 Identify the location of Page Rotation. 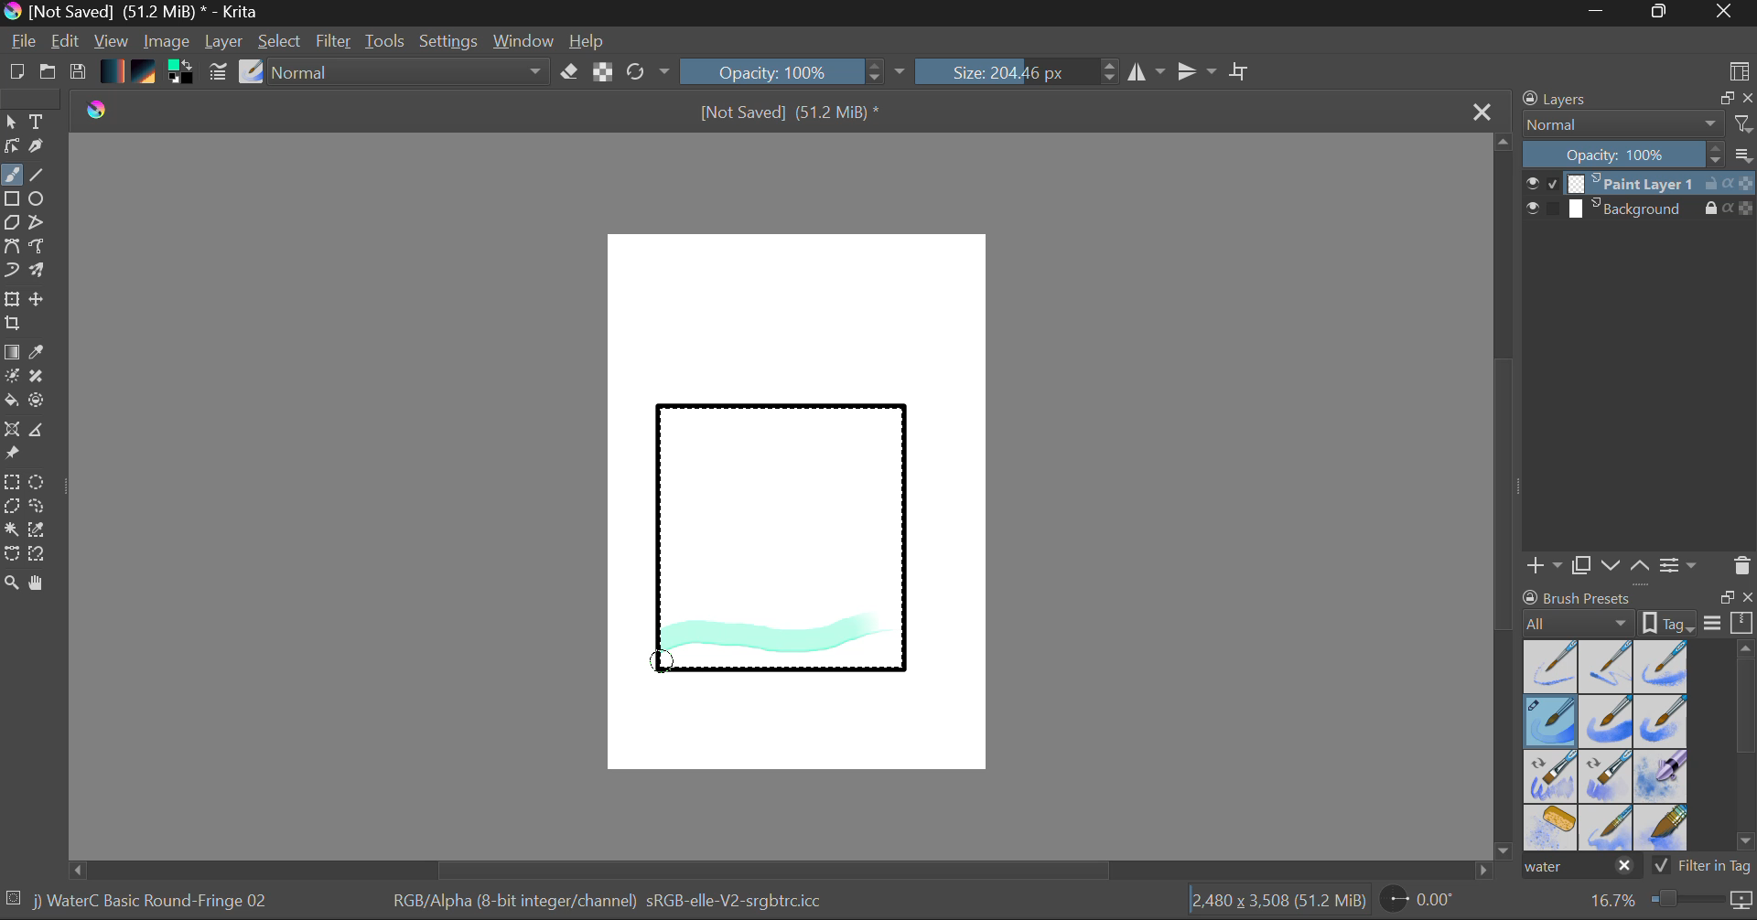
(1428, 903).